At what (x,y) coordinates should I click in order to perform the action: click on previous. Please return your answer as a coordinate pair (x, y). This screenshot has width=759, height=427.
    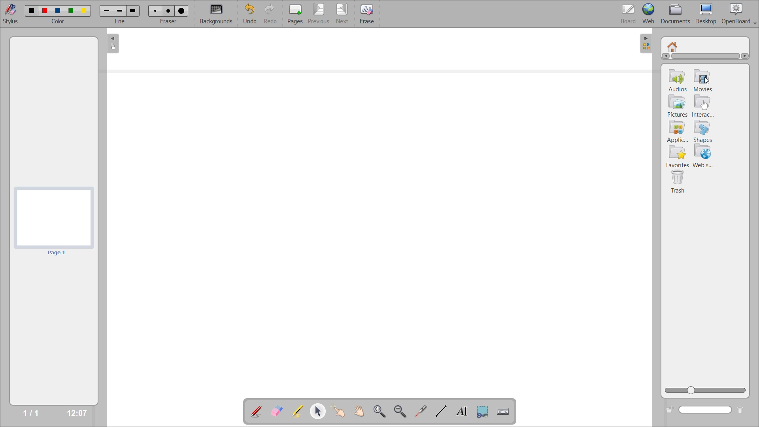
    Looking at the image, I should click on (317, 14).